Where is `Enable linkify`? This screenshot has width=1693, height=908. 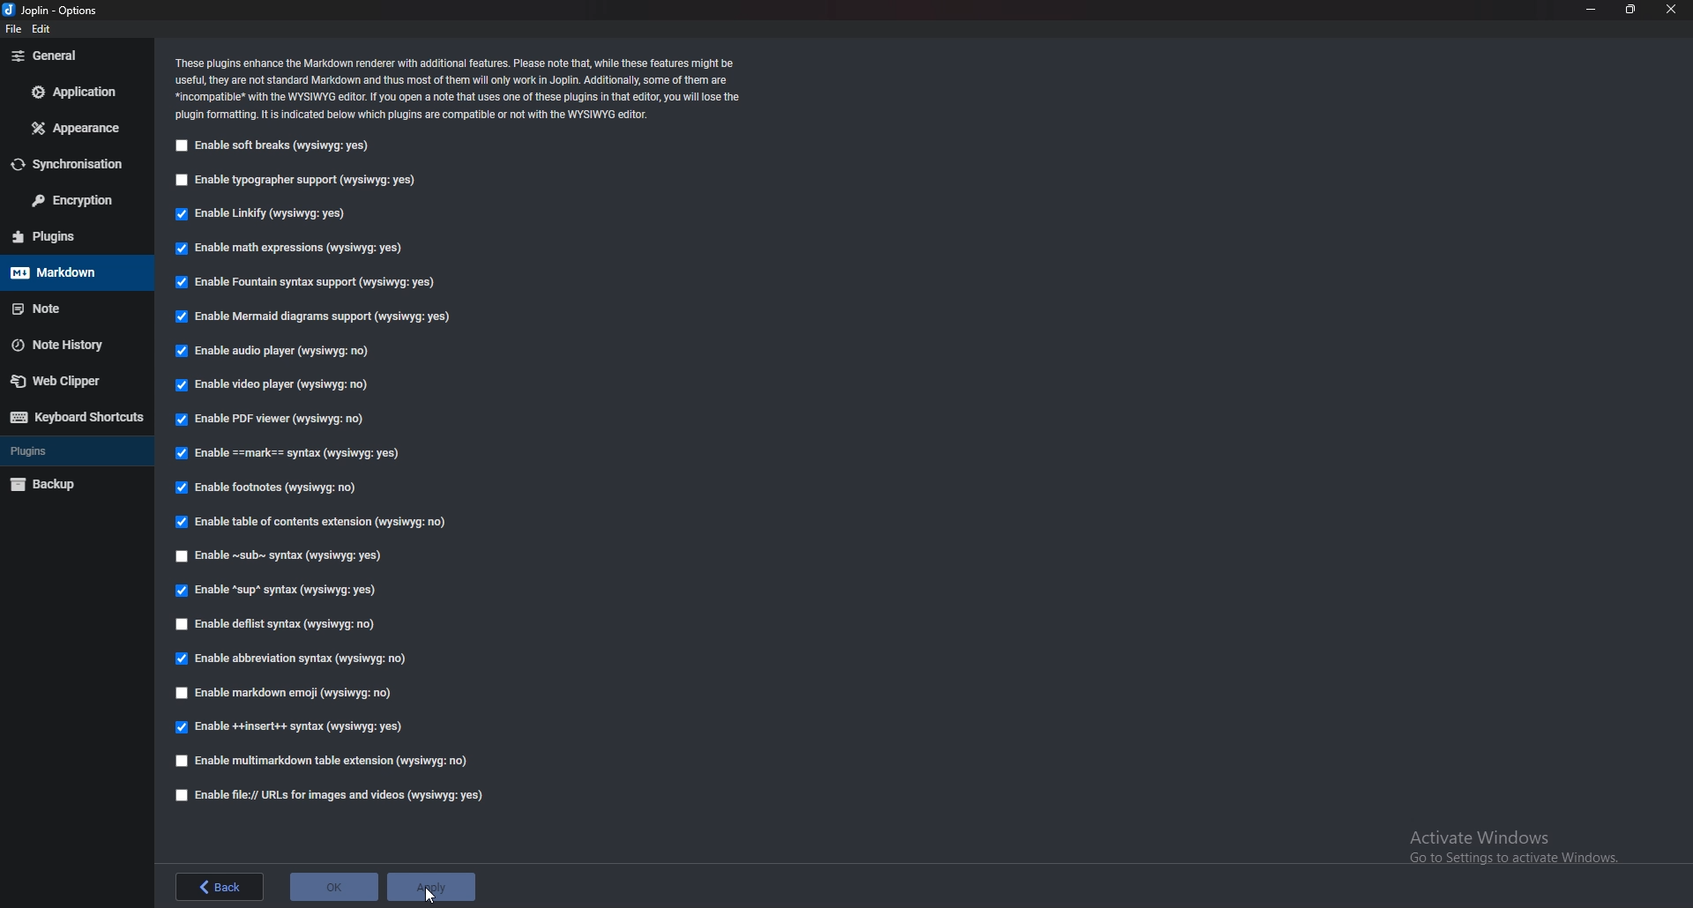
Enable linkify is located at coordinates (265, 213).